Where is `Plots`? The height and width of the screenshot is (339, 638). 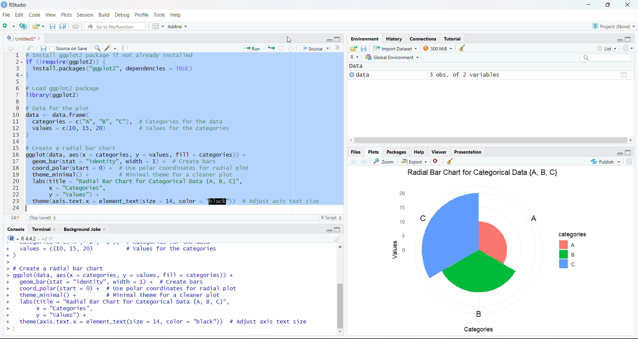 Plots is located at coordinates (66, 15).